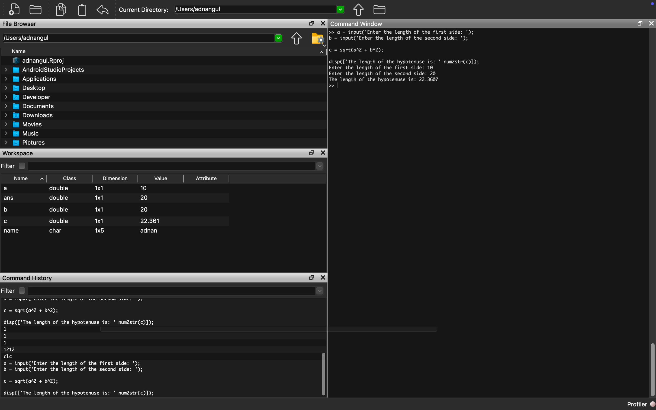 The height and width of the screenshot is (410, 656). I want to click on vertical scroll bar, so click(652, 370).